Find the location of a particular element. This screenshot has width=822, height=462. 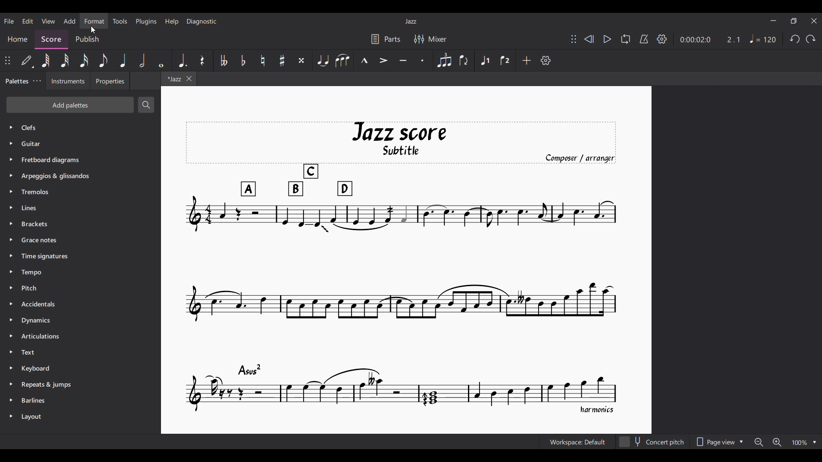

Keyboard is located at coordinates (41, 368).